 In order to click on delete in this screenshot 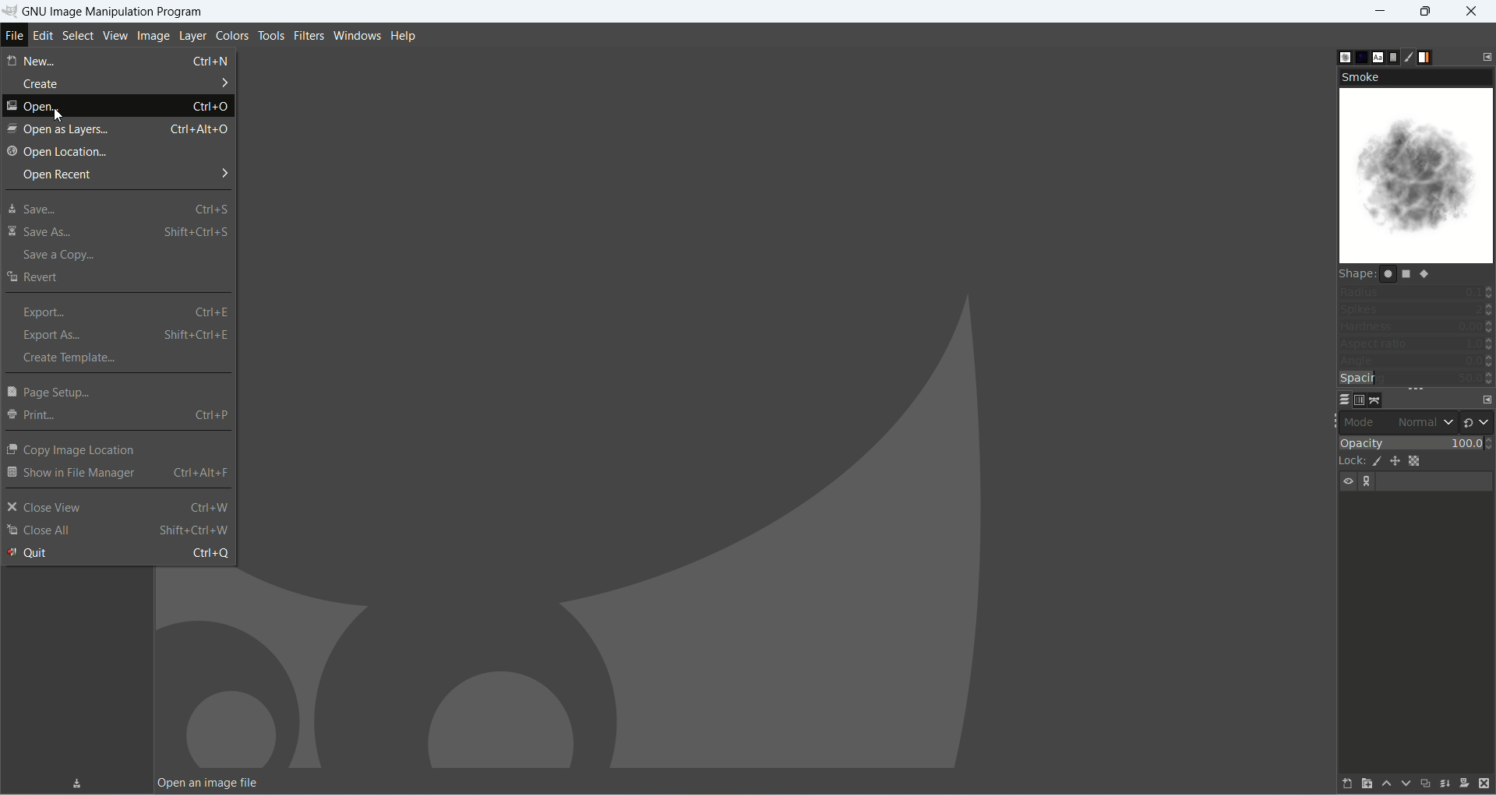, I will do `click(1484, 783)`.